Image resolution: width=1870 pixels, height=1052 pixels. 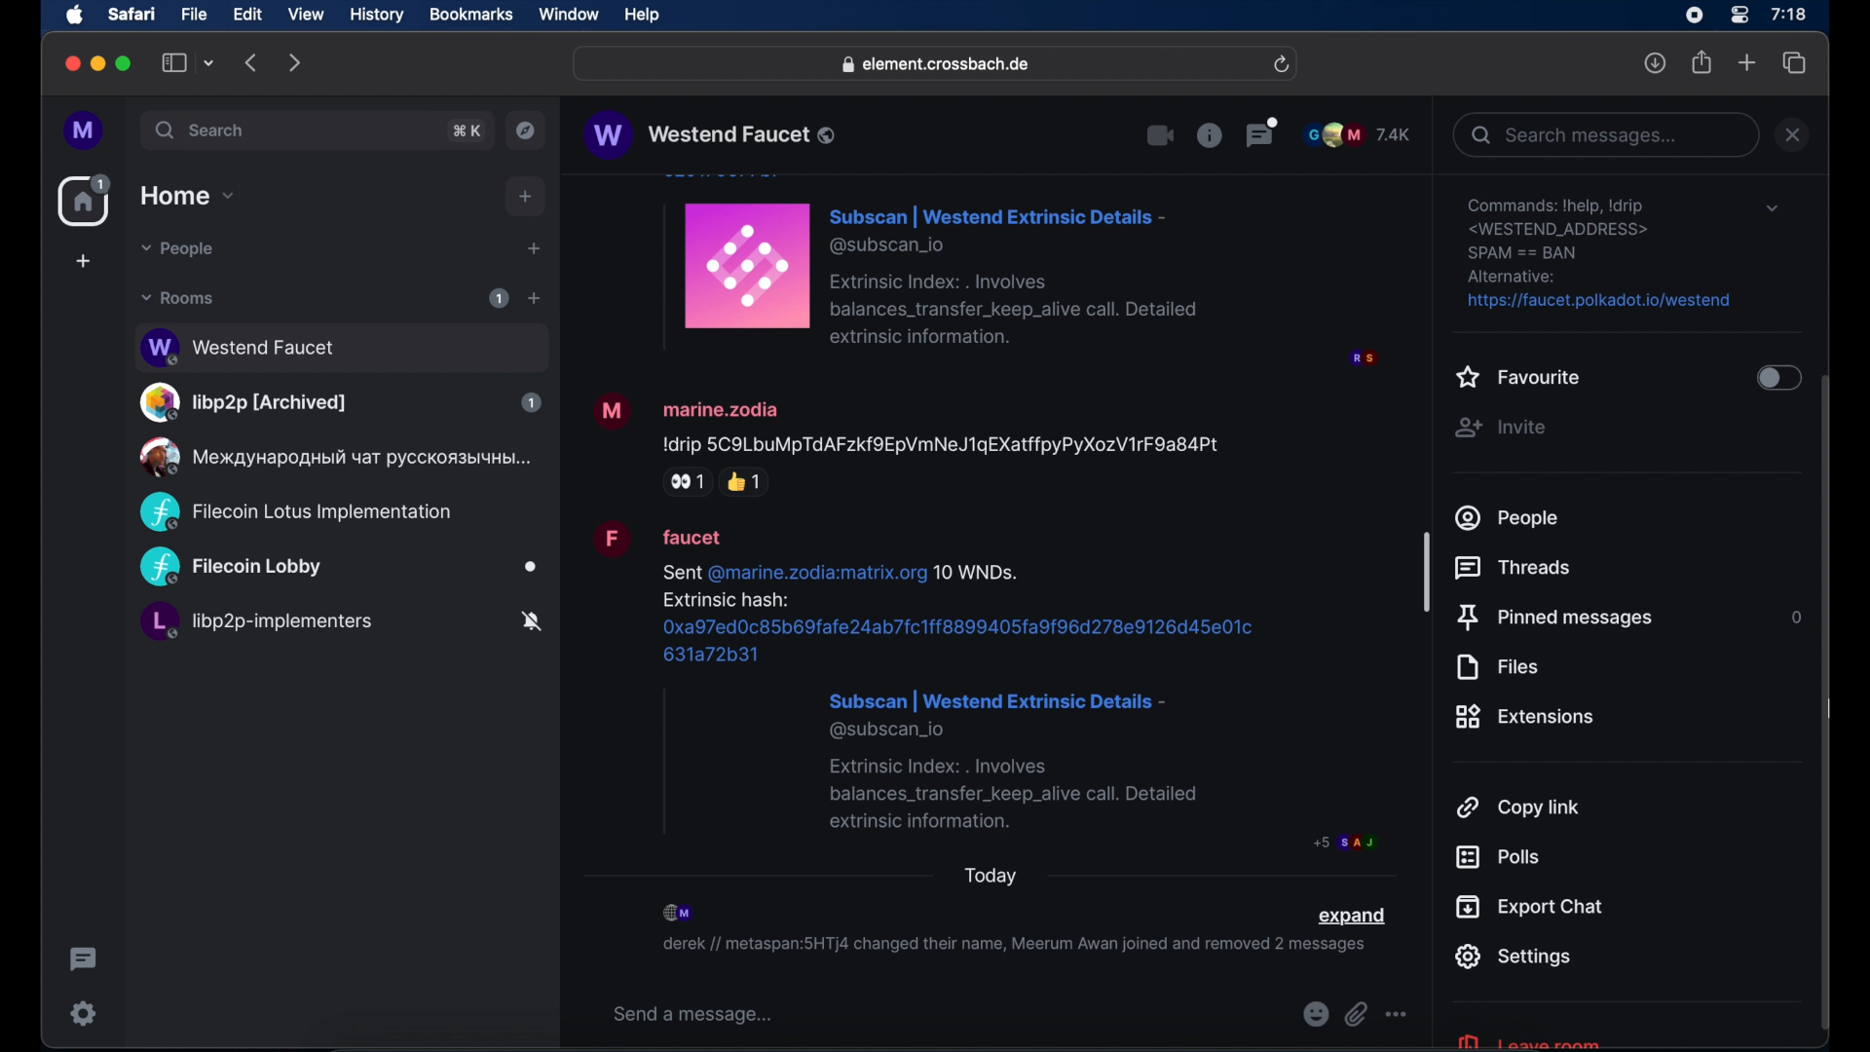 I want to click on extensions, so click(x=1525, y=717).